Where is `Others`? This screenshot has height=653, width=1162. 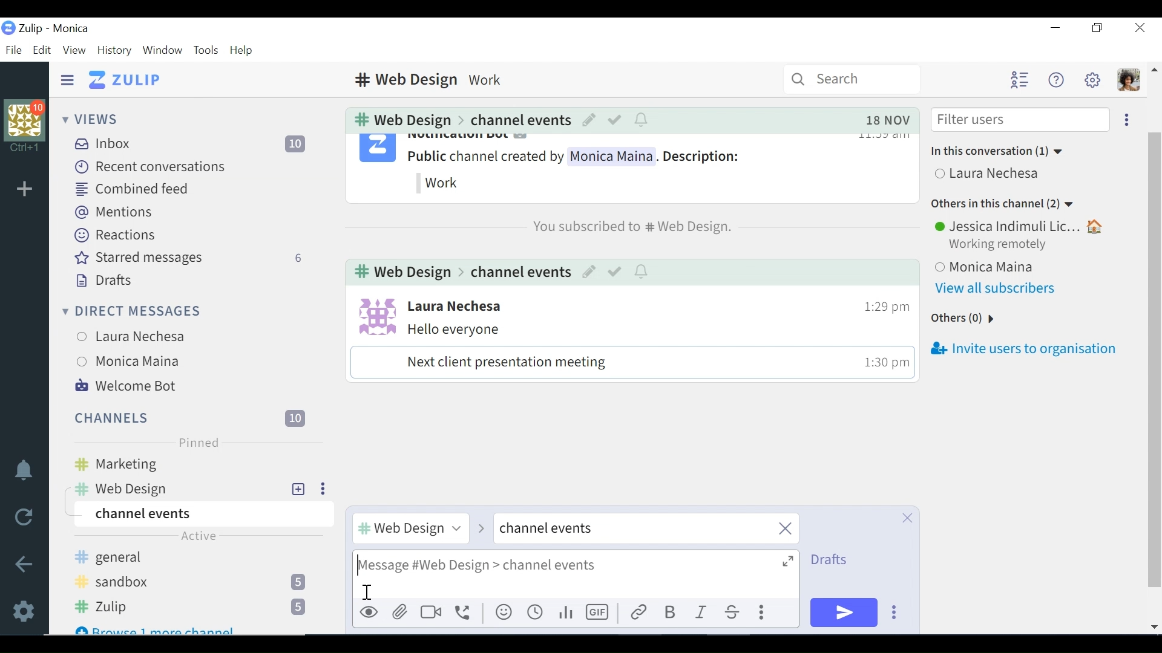
Others is located at coordinates (962, 319).